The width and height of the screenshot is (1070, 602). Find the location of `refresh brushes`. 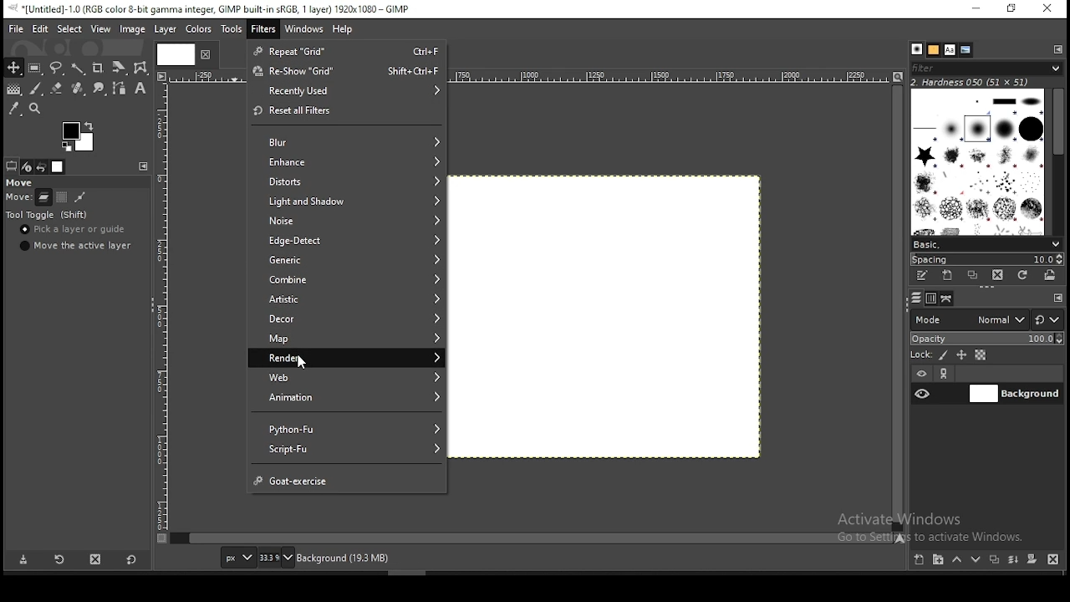

refresh brushes is located at coordinates (1023, 276).